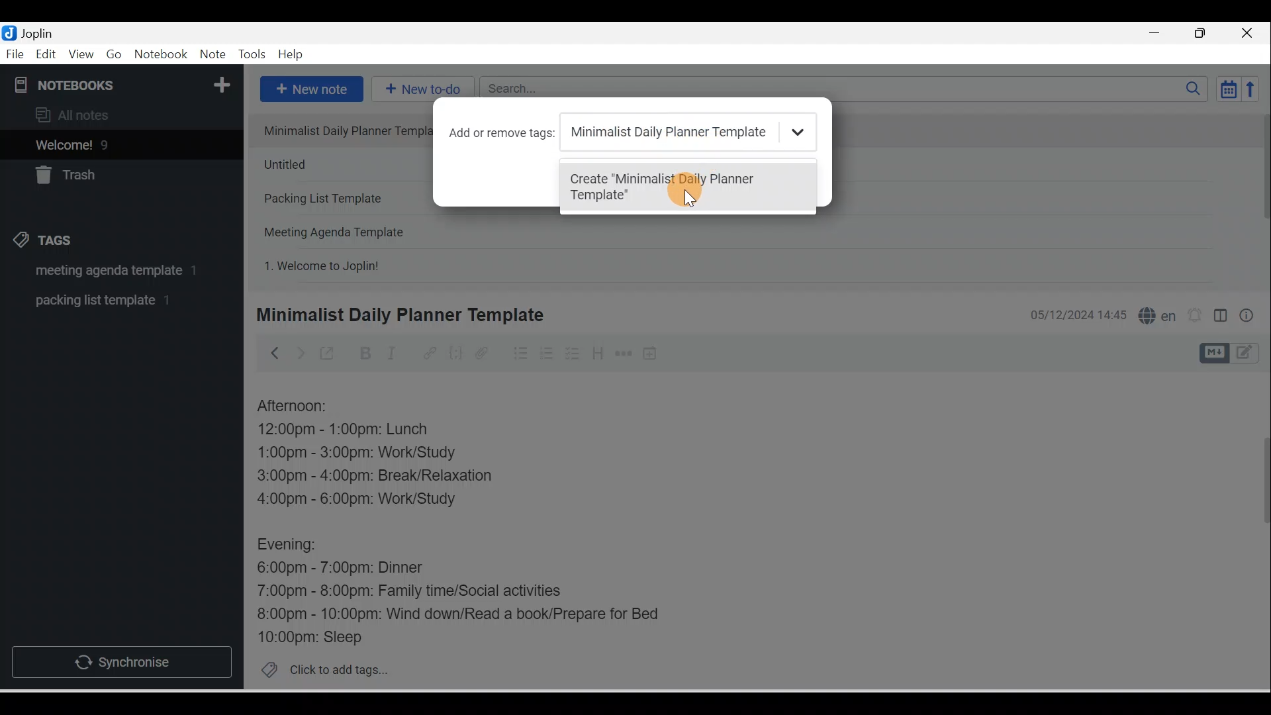 This screenshot has width=1271, height=715. What do you see at coordinates (682, 132) in the screenshot?
I see `Minimalist Daily Planner Template` at bounding box center [682, 132].